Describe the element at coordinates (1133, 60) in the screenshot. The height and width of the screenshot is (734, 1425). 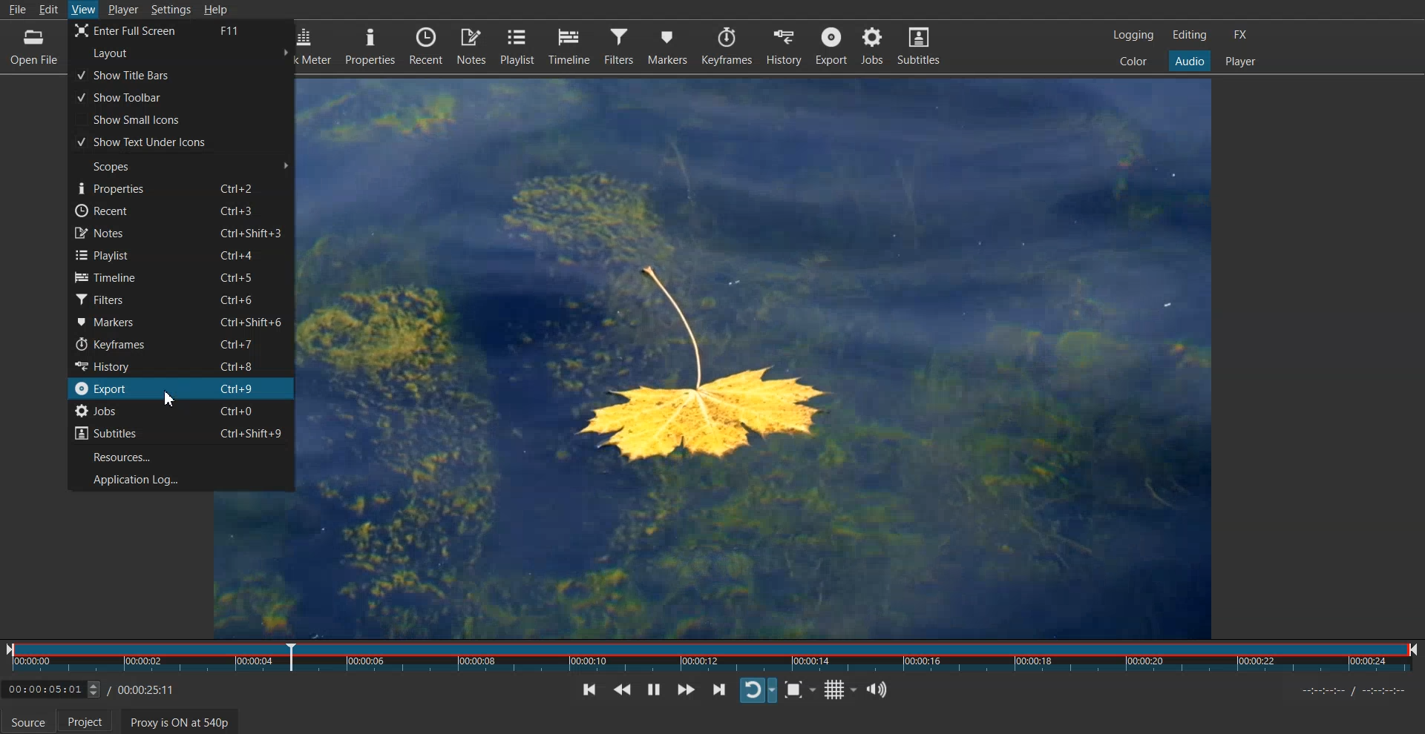
I see `Color` at that location.